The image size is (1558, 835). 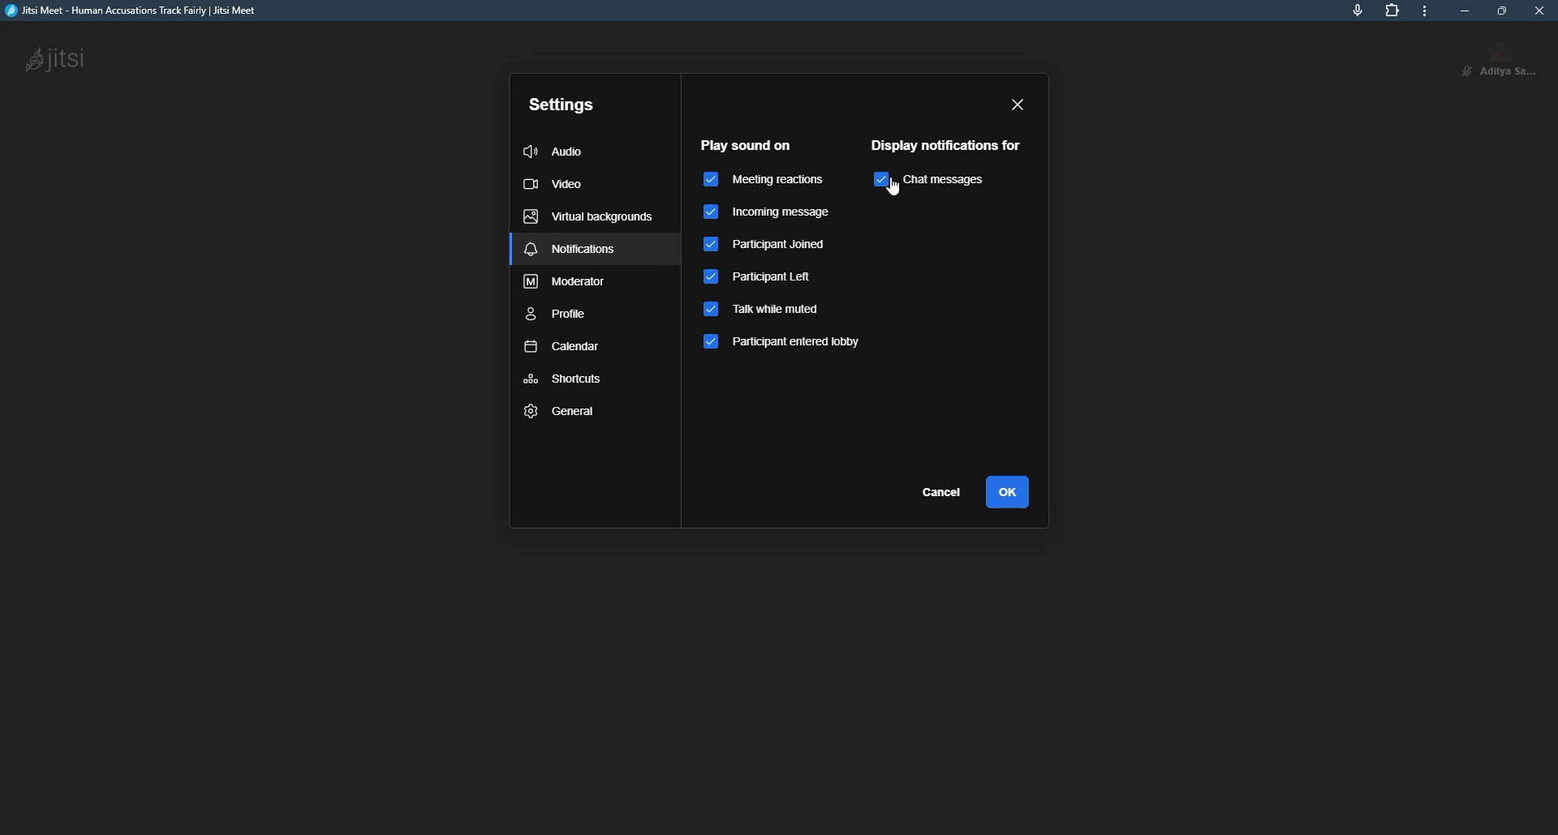 What do you see at coordinates (1019, 105) in the screenshot?
I see `close` at bounding box center [1019, 105].